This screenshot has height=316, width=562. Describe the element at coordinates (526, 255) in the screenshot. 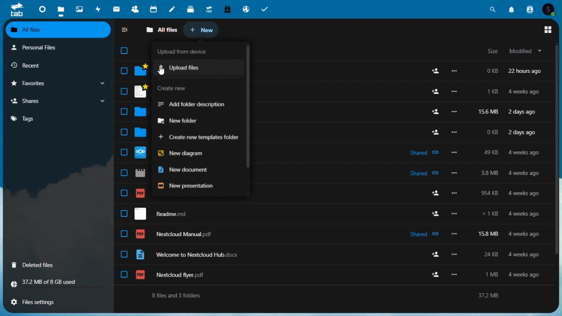

I see `4 weeks ago` at that location.